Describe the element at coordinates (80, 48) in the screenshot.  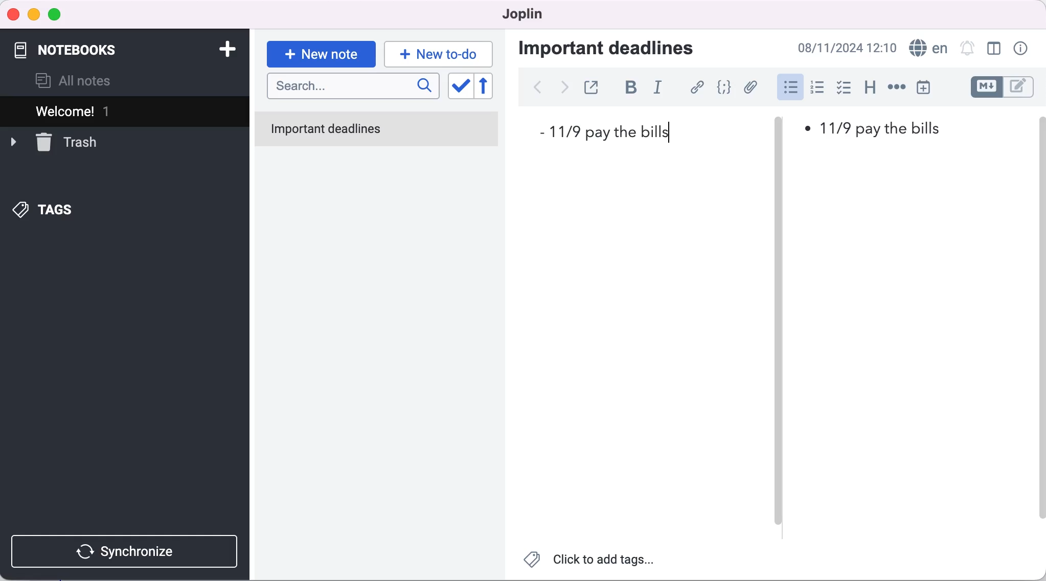
I see `notebooks` at that location.